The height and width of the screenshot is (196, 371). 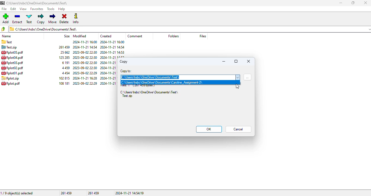 I want to click on C:\Users\hsbc\OneDrive\Documents\Caroline_Assignments-2\, so click(x=163, y=82).